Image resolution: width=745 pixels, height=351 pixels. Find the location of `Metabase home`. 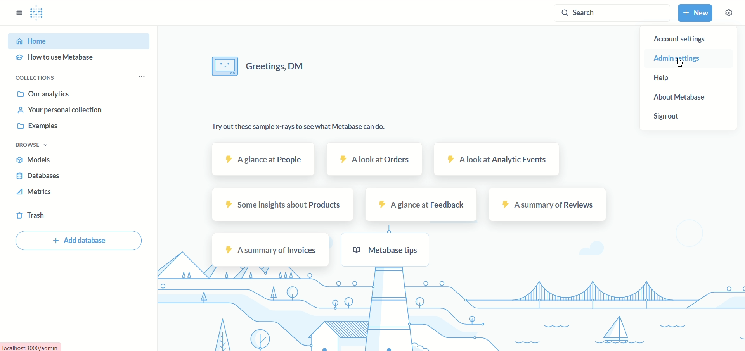

Metabase home is located at coordinates (39, 14).